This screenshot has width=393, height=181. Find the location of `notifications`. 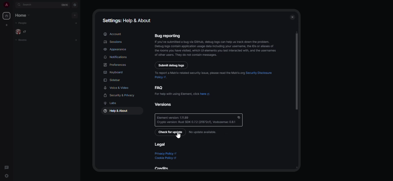

notifications is located at coordinates (116, 57).